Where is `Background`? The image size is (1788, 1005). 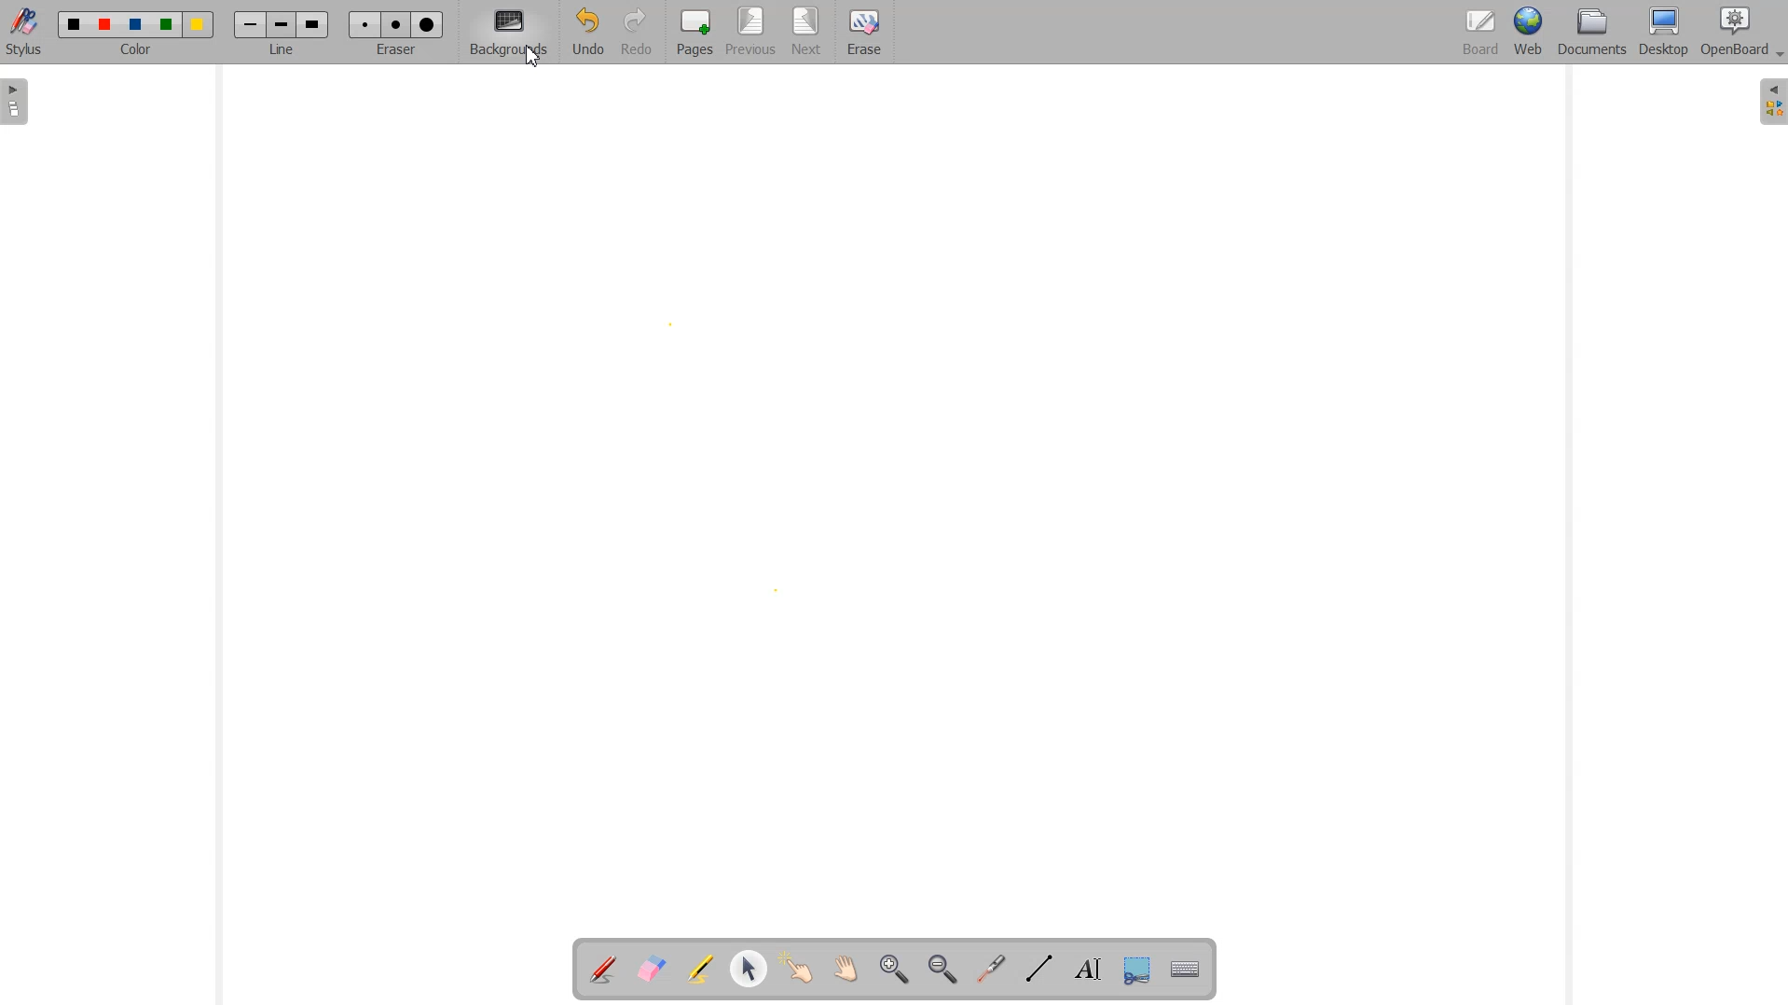
Background is located at coordinates (510, 33).